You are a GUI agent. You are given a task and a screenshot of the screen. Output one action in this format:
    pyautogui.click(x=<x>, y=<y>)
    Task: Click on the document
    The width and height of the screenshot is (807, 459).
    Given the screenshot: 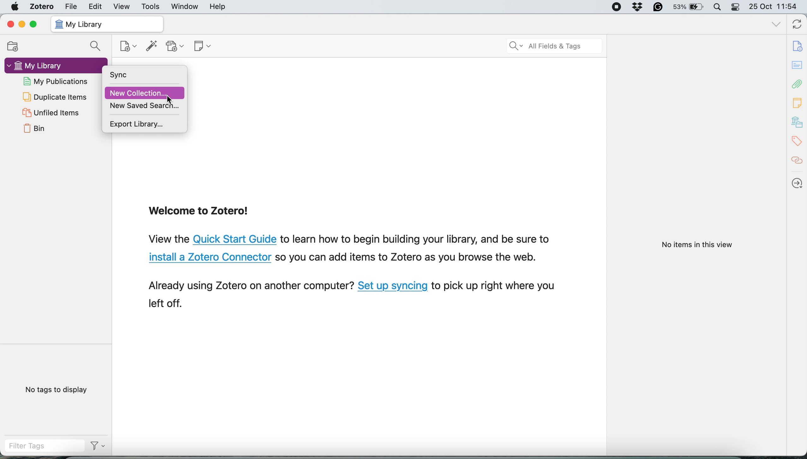 What is the action you would take?
    pyautogui.click(x=799, y=46)
    